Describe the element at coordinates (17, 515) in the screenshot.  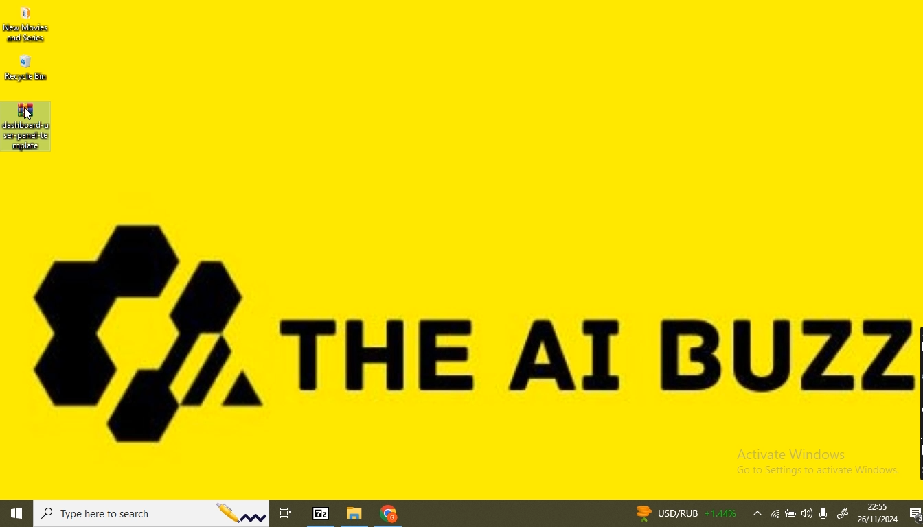
I see `windows` at that location.